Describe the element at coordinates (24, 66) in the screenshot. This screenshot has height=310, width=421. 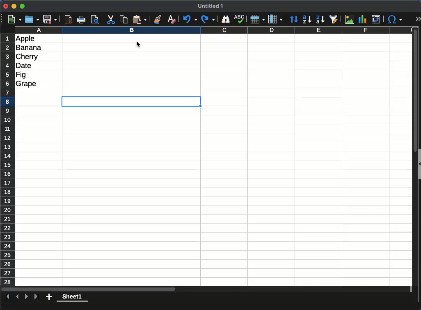
I see `date` at that location.